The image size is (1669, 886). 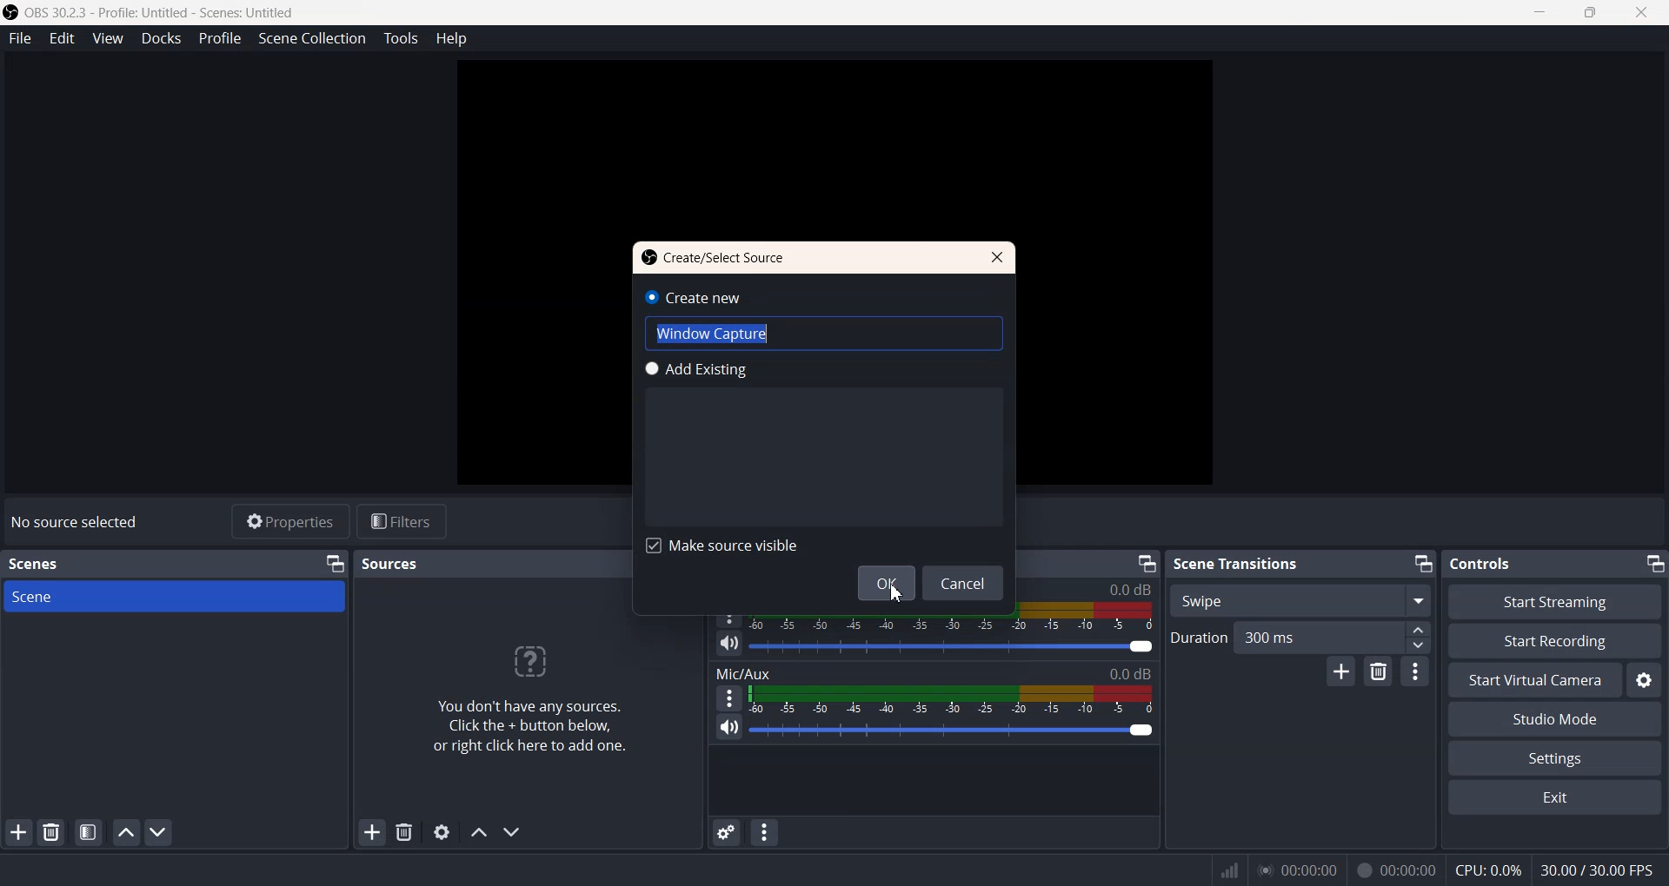 I want to click on Settings, so click(x=1642, y=680).